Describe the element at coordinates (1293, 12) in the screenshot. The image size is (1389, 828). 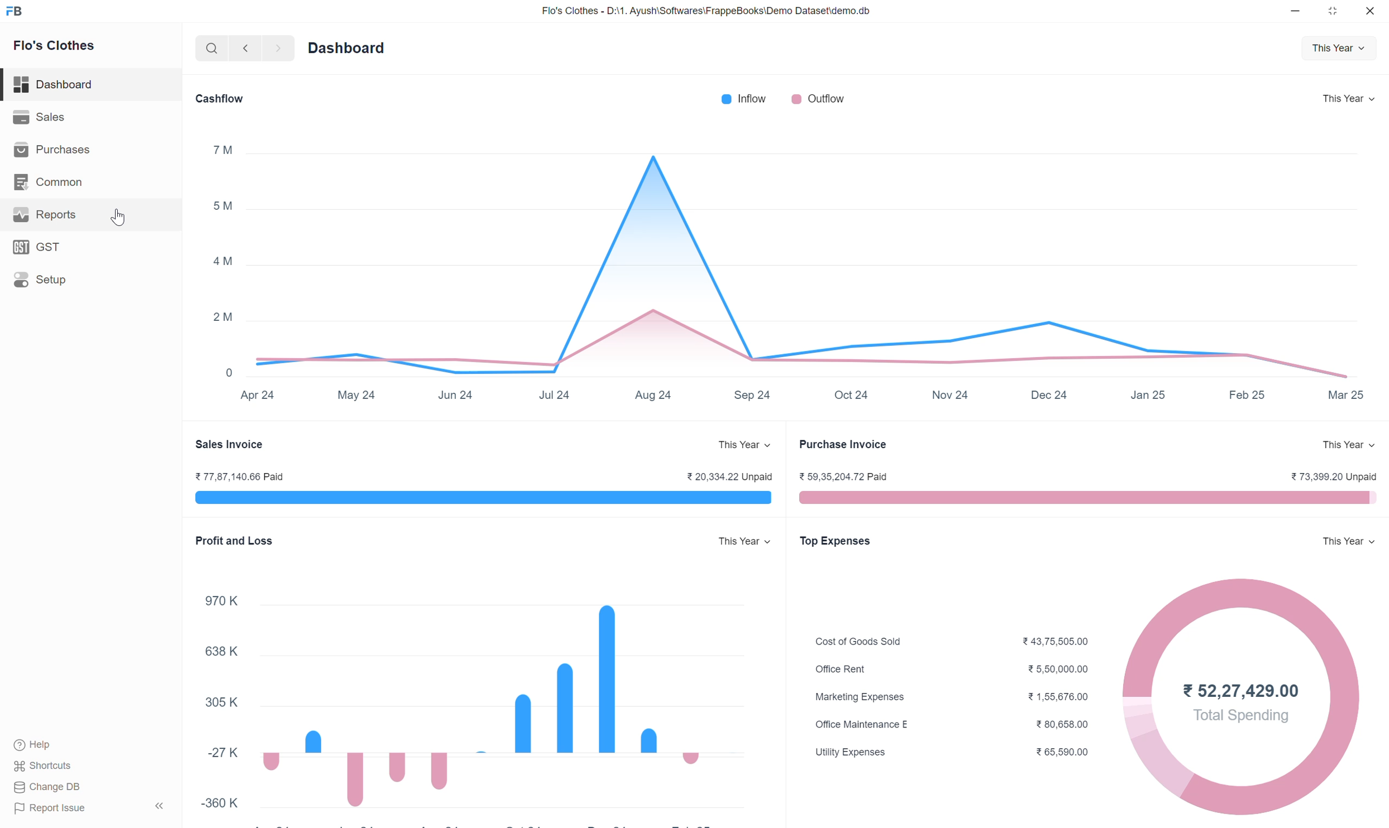
I see `minimize` at that location.